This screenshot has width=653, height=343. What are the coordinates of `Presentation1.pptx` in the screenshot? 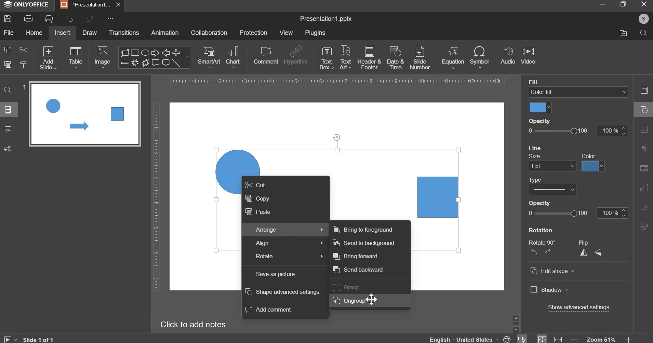 It's located at (326, 19).